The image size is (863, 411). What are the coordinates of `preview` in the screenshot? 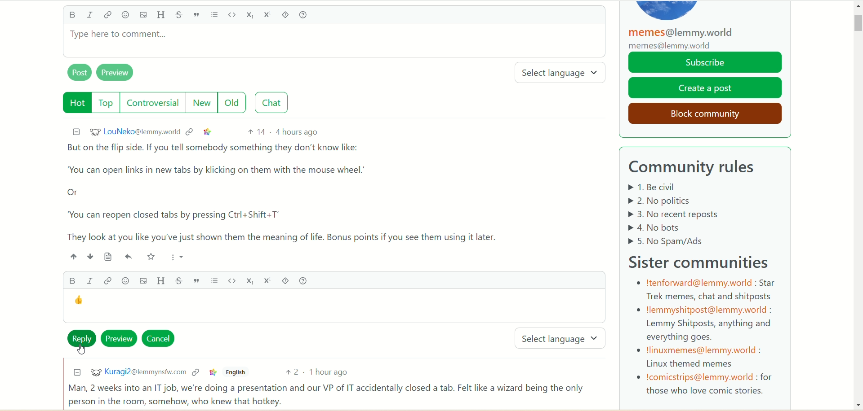 It's located at (120, 74).